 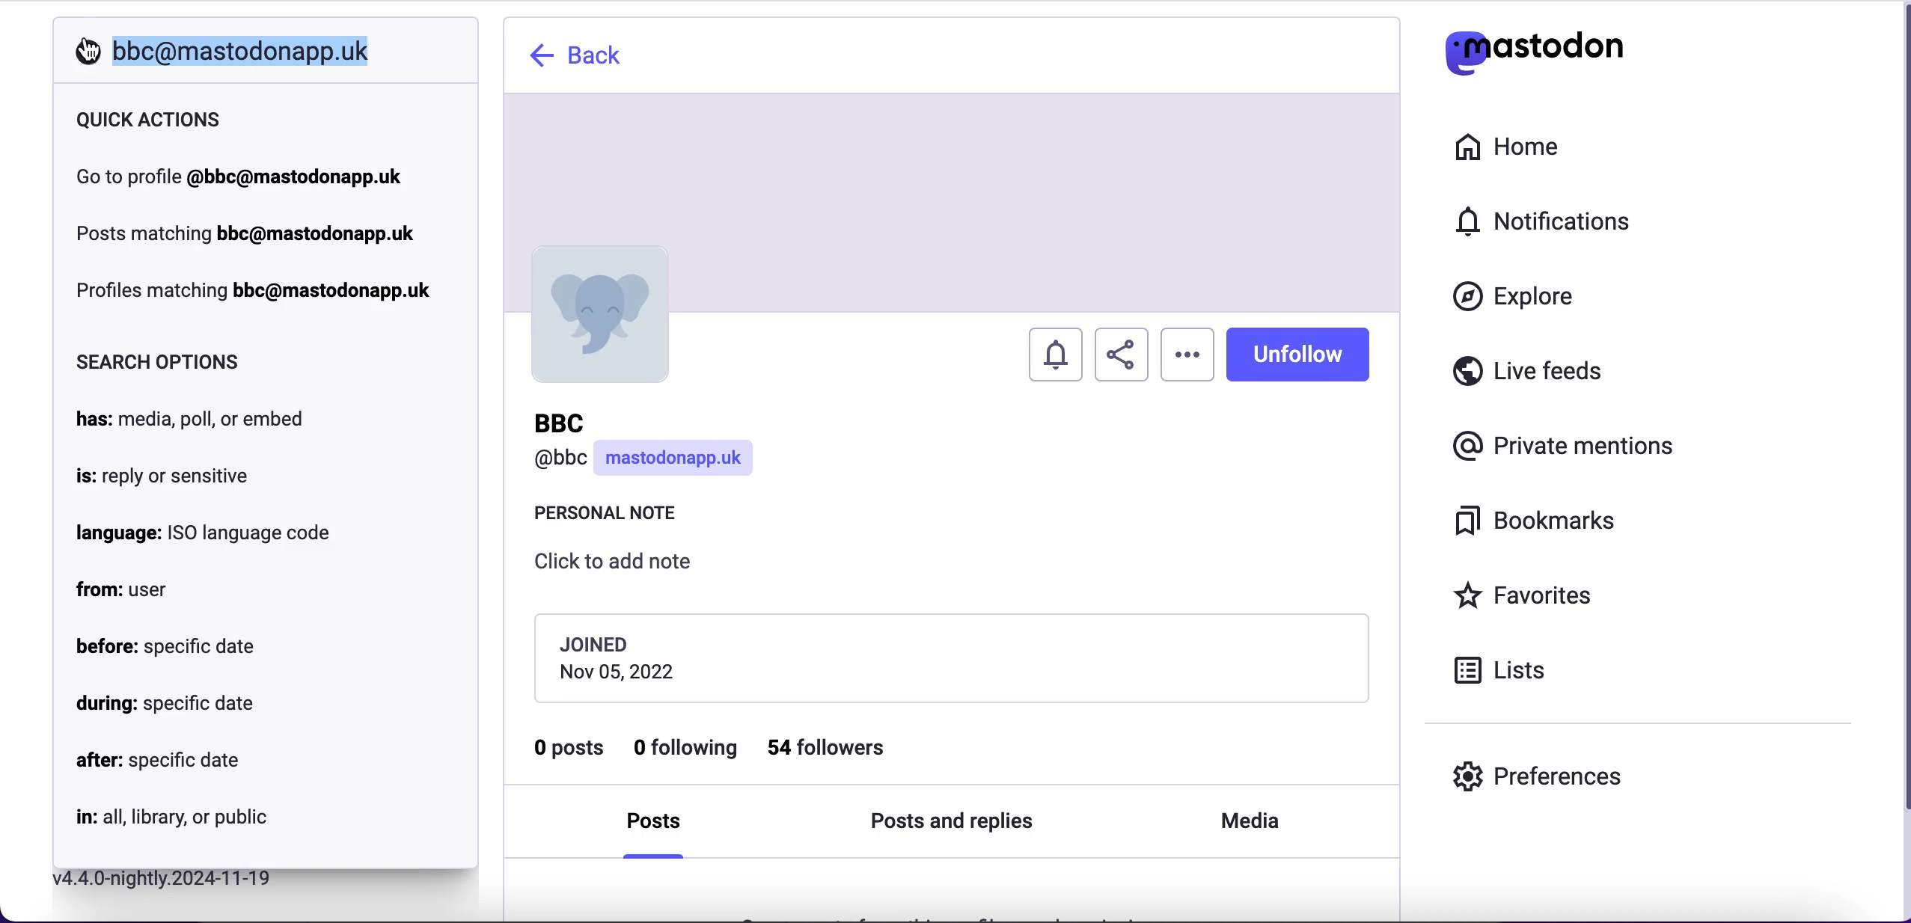 I want to click on profiles matching, so click(x=258, y=292).